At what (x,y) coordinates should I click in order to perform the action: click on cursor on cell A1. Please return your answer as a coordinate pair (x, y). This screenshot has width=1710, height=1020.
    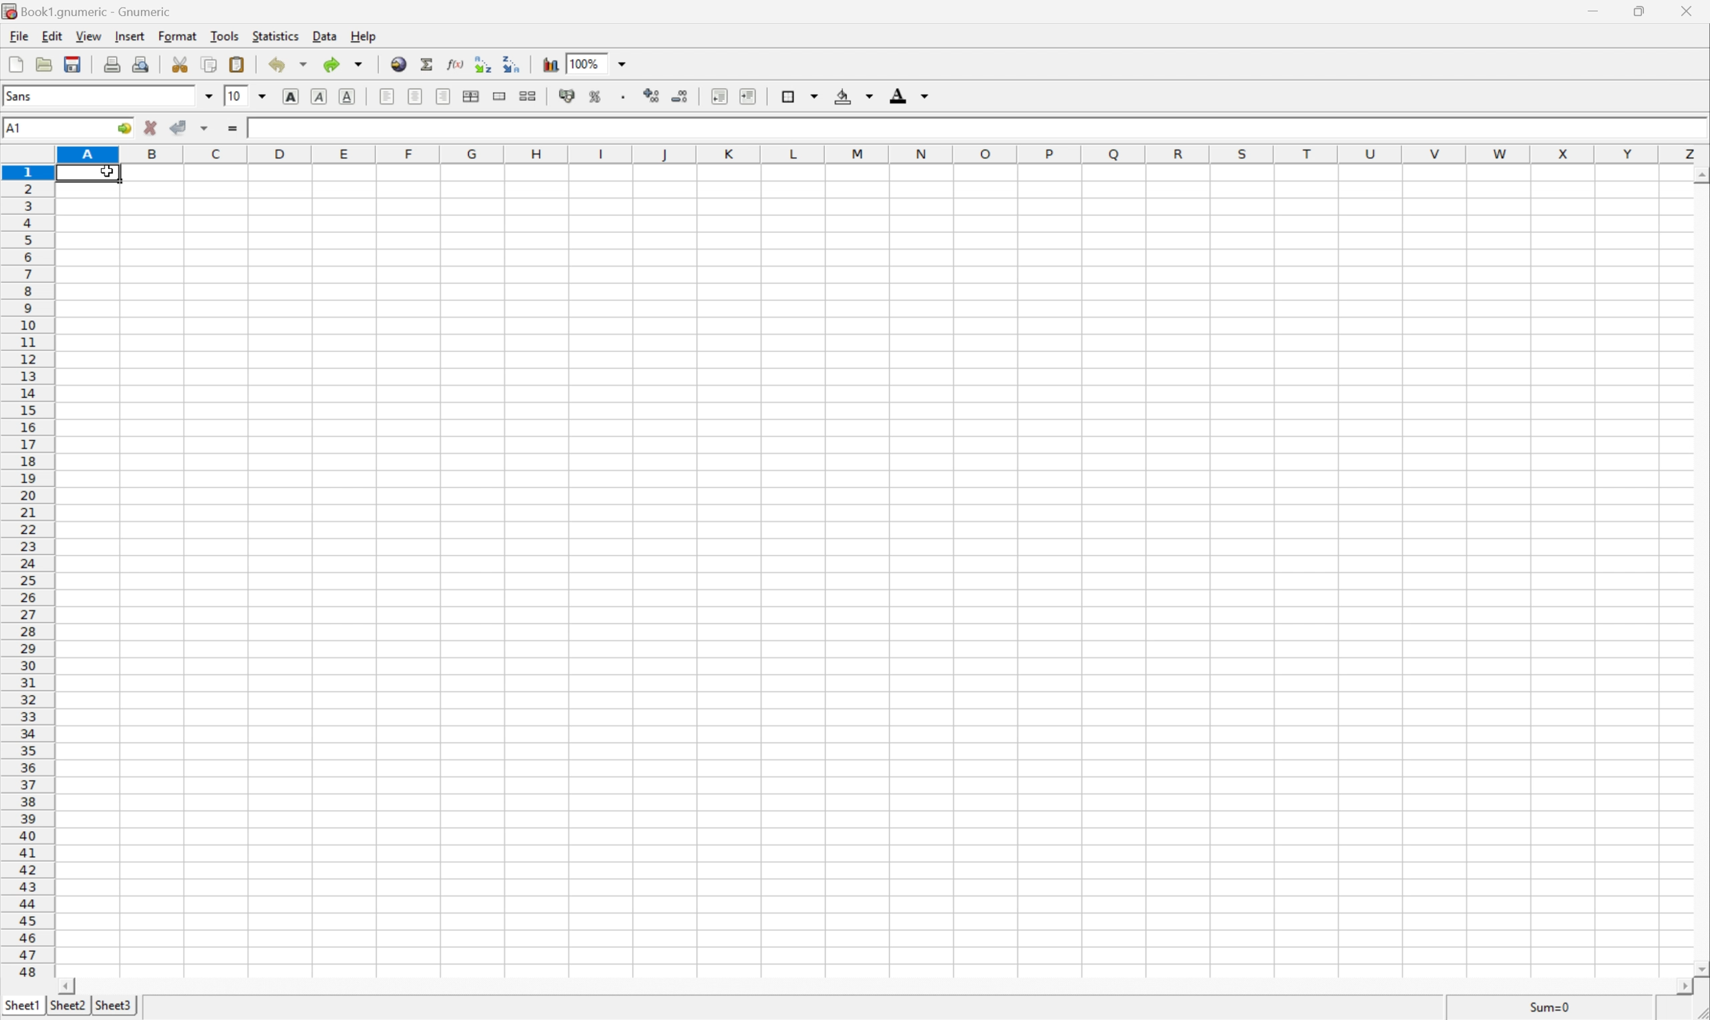
    Looking at the image, I should click on (108, 174).